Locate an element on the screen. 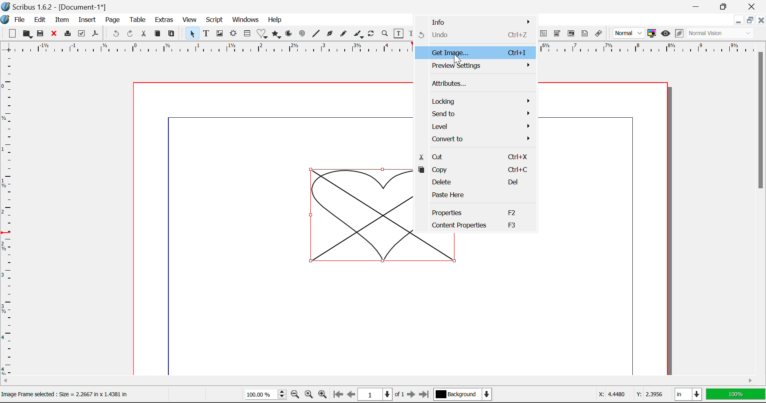 This screenshot has height=403, width=766. heart shape is located at coordinates (362, 215).